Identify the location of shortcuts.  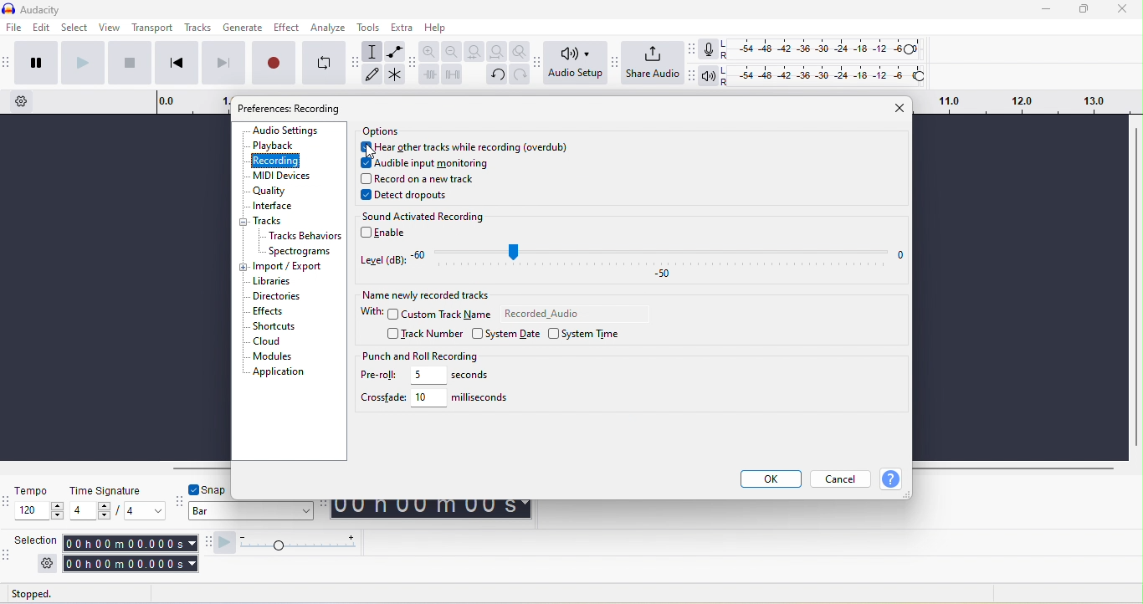
(274, 325).